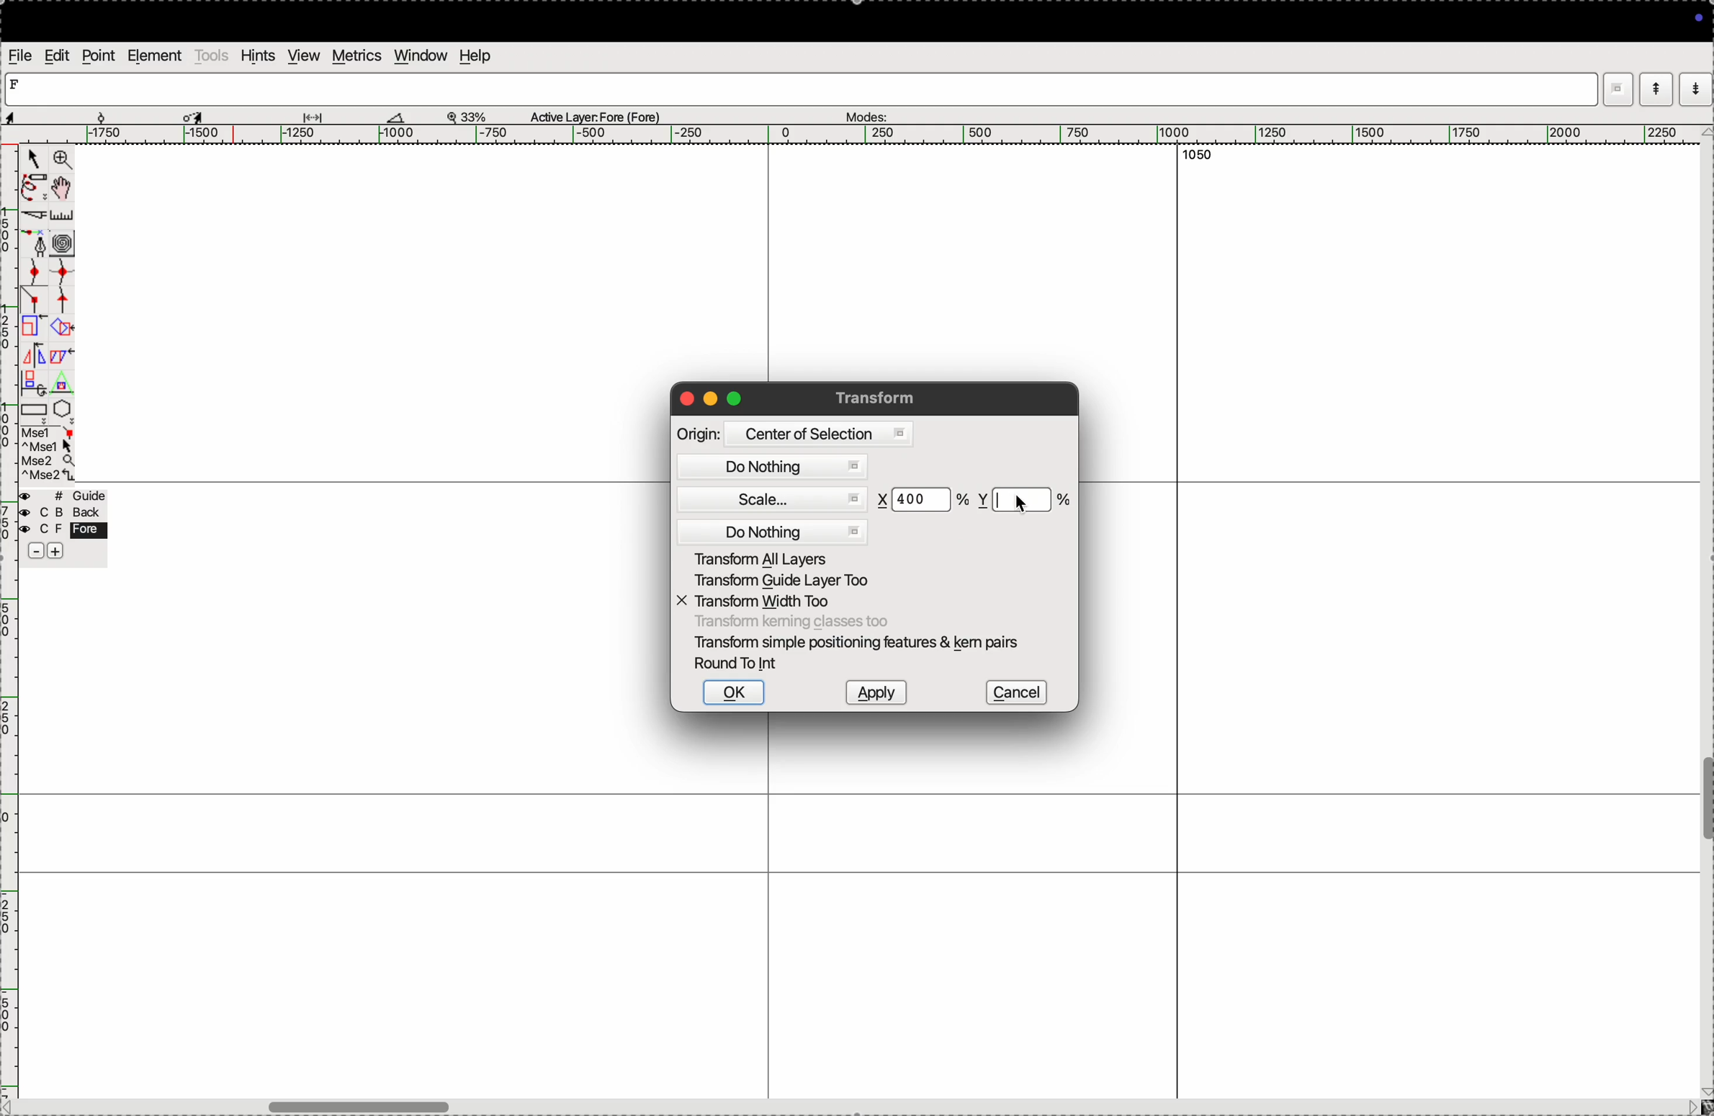  I want to click on closing, so click(686, 399).